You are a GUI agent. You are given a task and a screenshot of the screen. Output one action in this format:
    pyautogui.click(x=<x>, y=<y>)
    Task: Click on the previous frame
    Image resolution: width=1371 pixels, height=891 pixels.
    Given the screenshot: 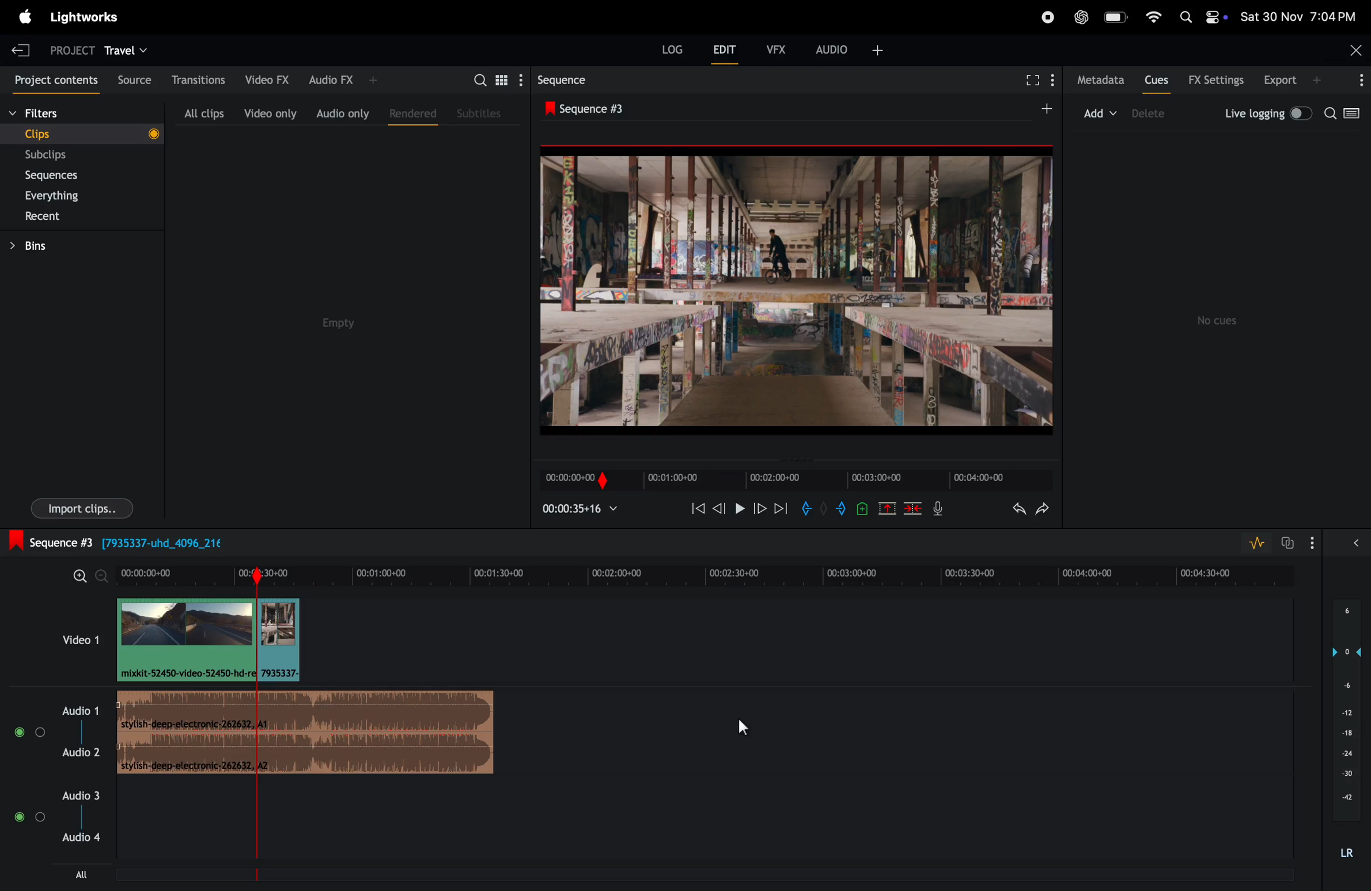 What is the action you would take?
    pyautogui.click(x=695, y=508)
    